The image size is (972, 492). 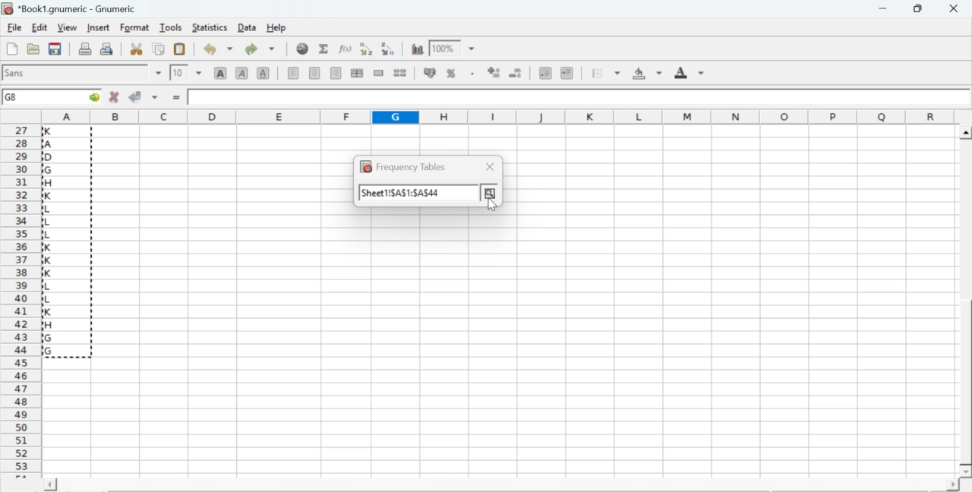 I want to click on print, so click(x=85, y=48).